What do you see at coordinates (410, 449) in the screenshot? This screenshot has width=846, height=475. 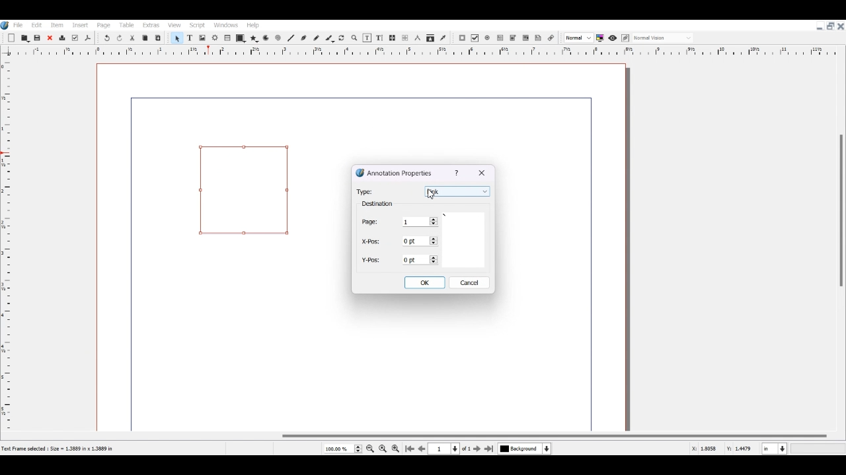 I see `Go to First Page` at bounding box center [410, 449].